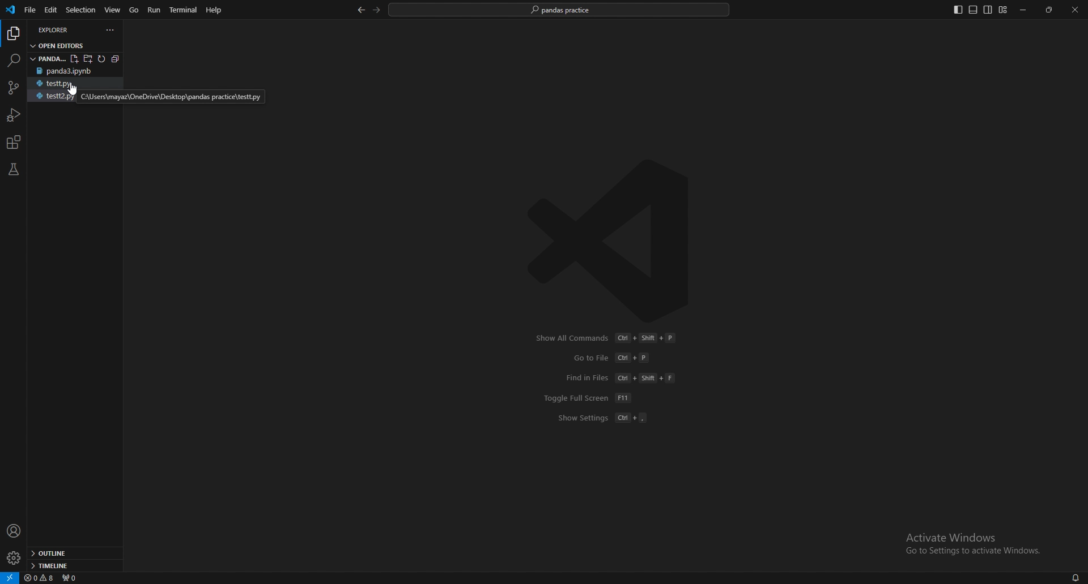 This screenshot has width=1088, height=584. Describe the element at coordinates (1002, 10) in the screenshot. I see `customize layout` at that location.